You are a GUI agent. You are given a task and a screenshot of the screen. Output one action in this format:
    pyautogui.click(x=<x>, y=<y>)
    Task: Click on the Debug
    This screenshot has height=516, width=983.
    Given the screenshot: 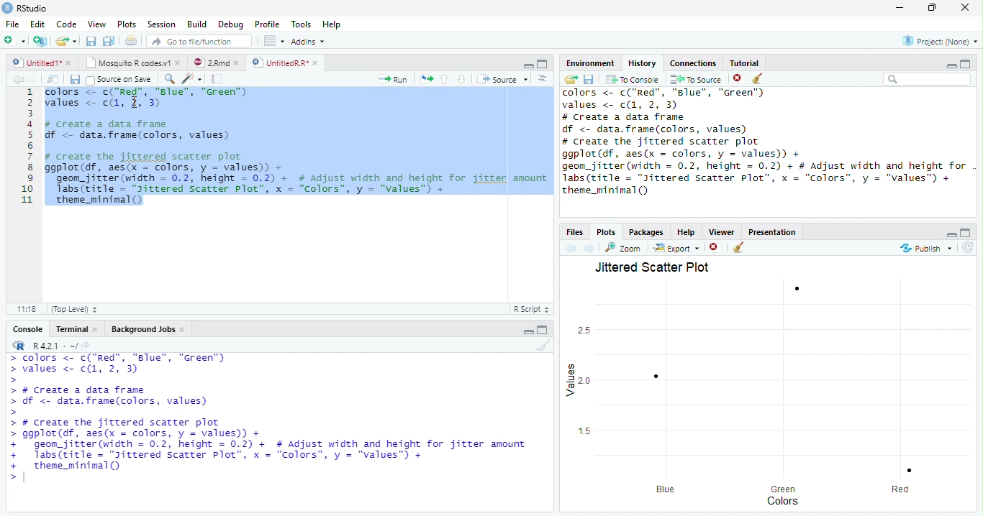 What is the action you would take?
    pyautogui.click(x=230, y=24)
    